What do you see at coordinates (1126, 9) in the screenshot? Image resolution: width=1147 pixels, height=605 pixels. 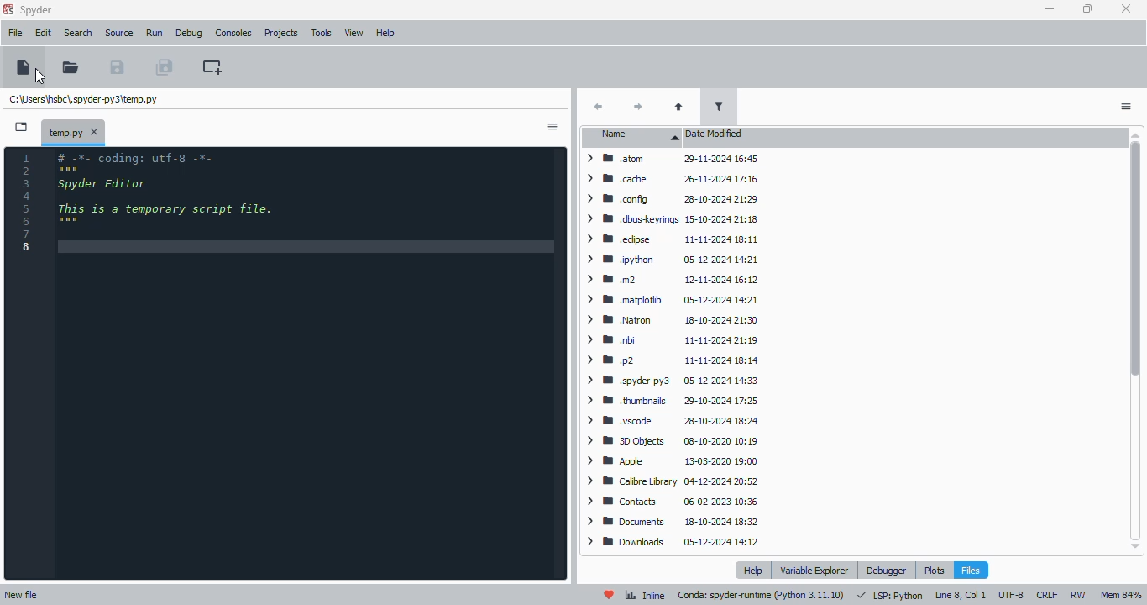 I see `close` at bounding box center [1126, 9].